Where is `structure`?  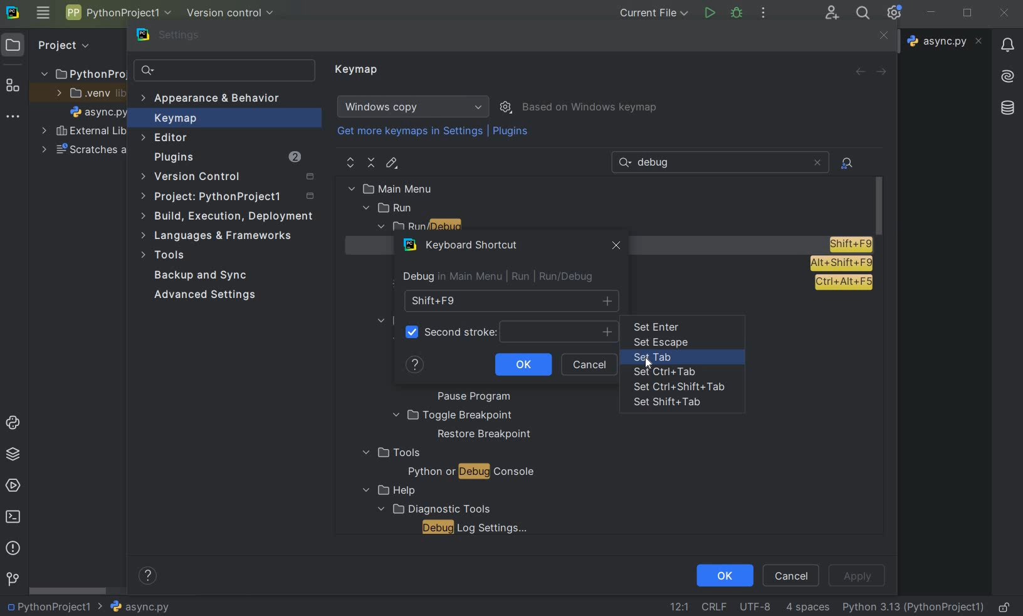 structure is located at coordinates (13, 87).